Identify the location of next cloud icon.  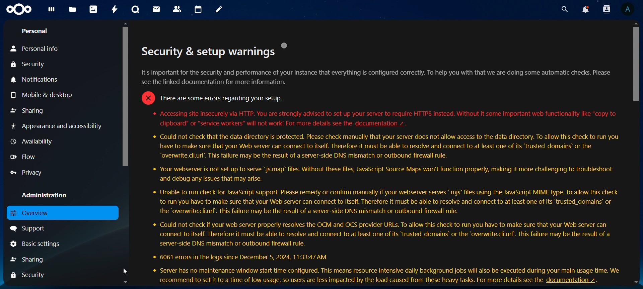
(19, 10).